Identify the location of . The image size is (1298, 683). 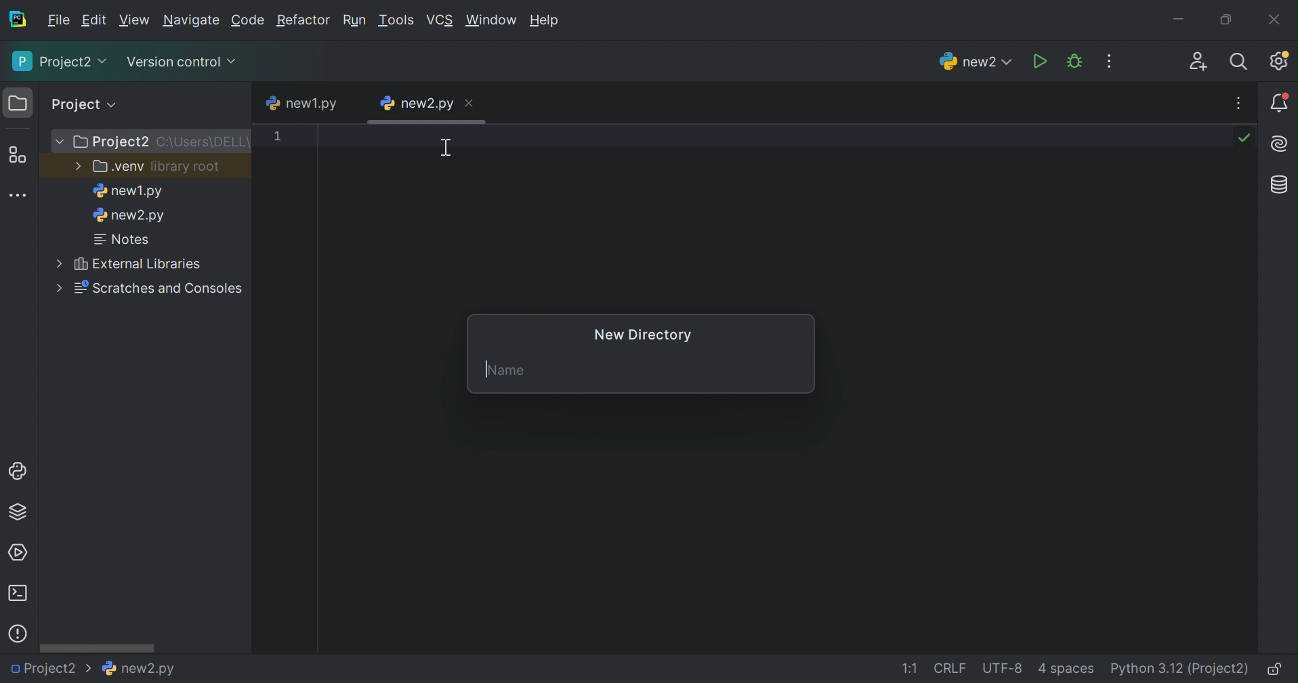
(136, 668).